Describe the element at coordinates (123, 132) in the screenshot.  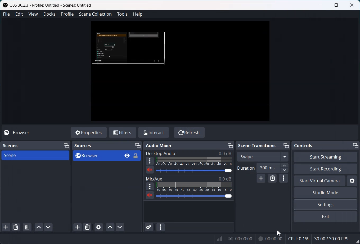
I see `Filters` at that location.